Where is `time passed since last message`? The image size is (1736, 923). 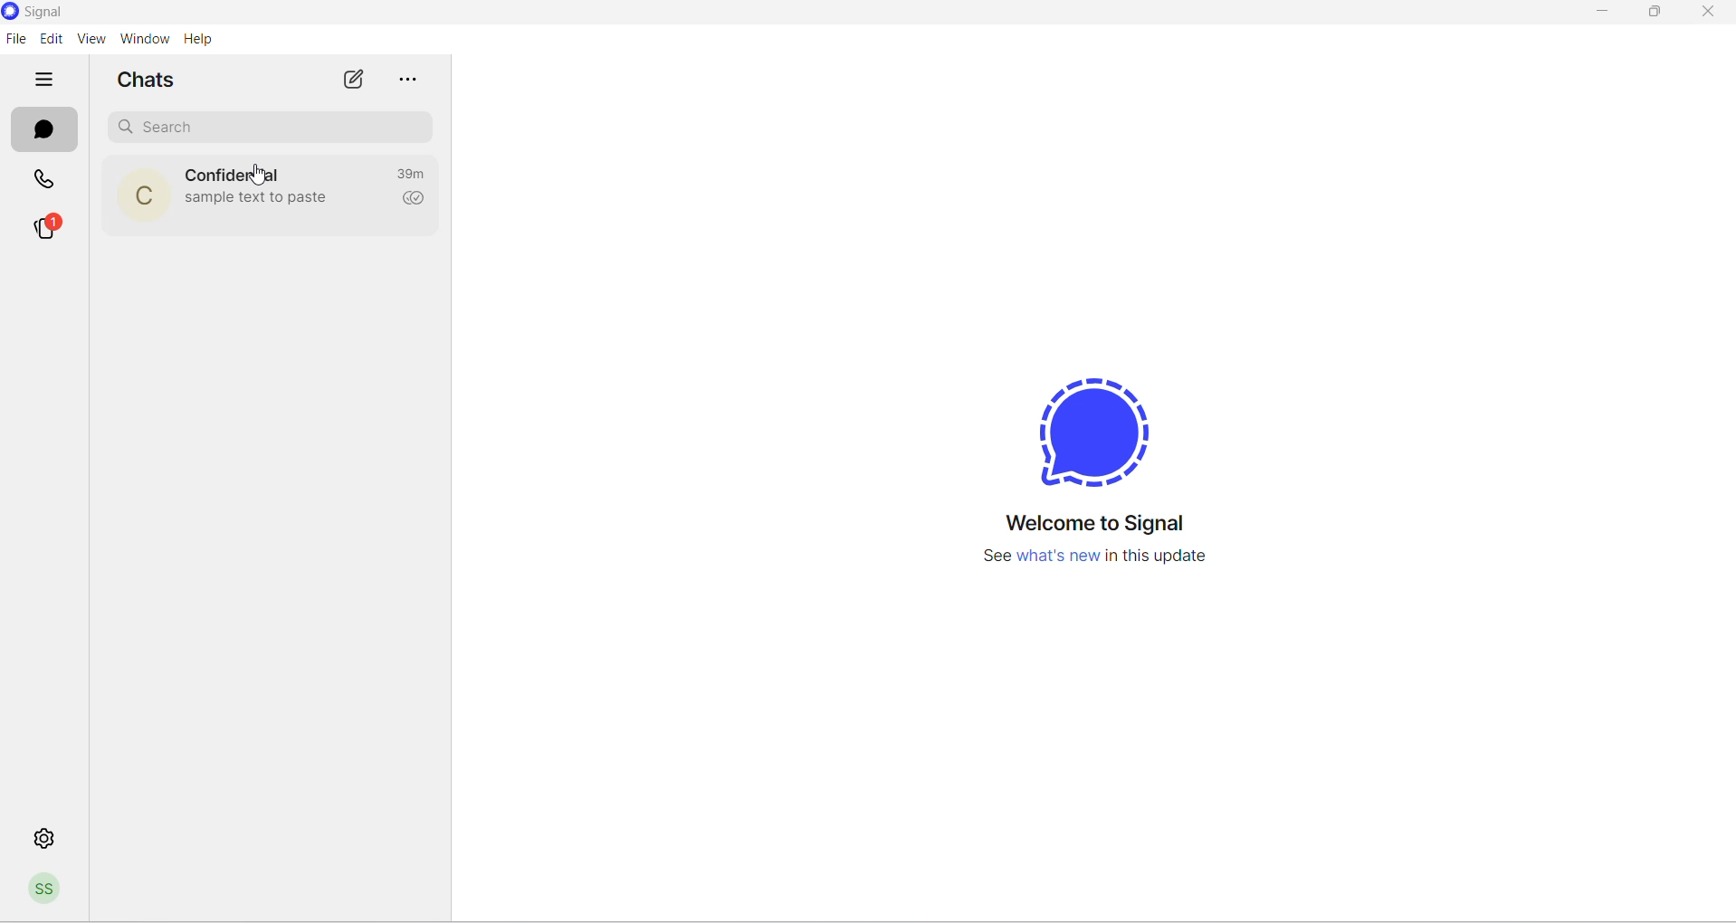 time passed since last message is located at coordinates (415, 175).